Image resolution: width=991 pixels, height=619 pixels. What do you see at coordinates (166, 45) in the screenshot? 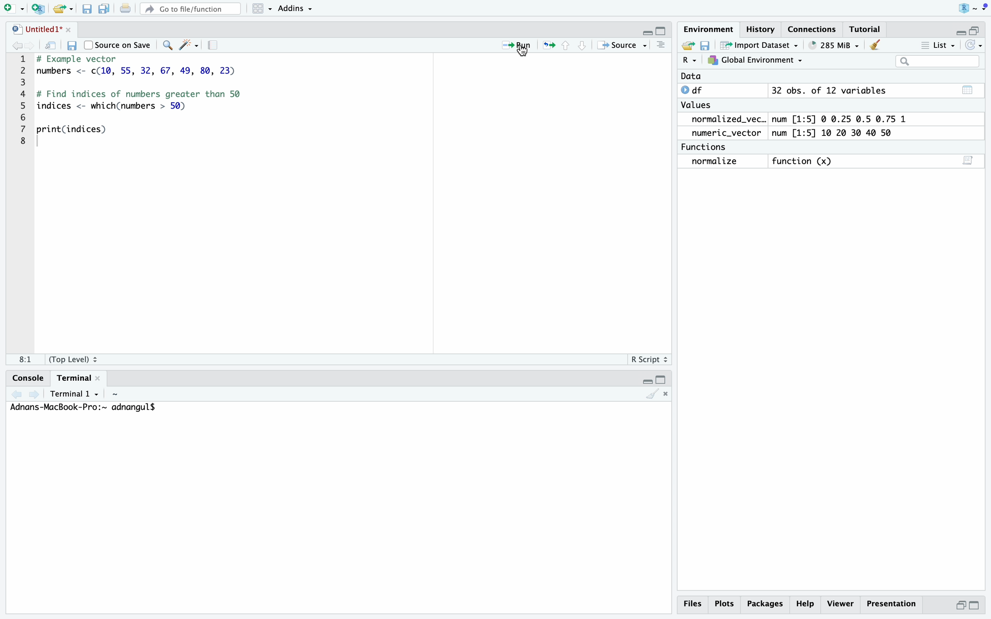
I see `search` at bounding box center [166, 45].